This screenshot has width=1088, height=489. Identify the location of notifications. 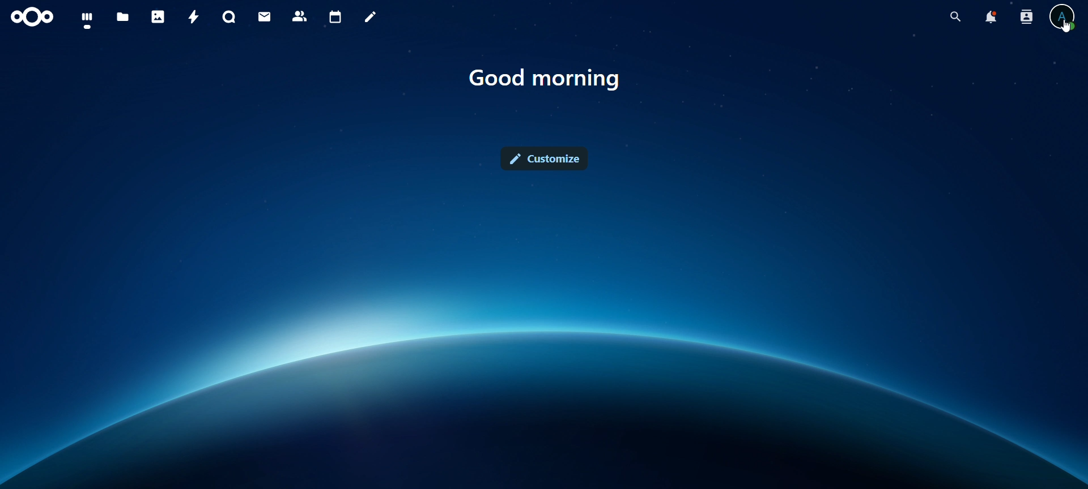
(990, 17).